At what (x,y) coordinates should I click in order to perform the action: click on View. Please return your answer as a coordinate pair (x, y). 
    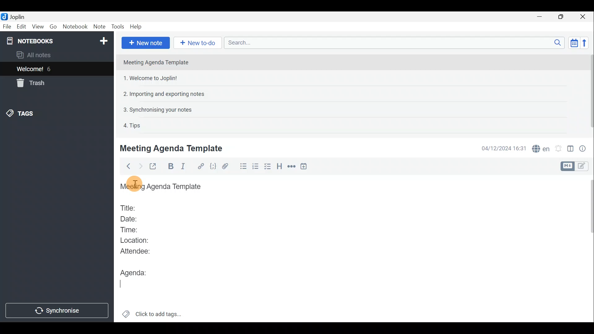
    Looking at the image, I should click on (37, 27).